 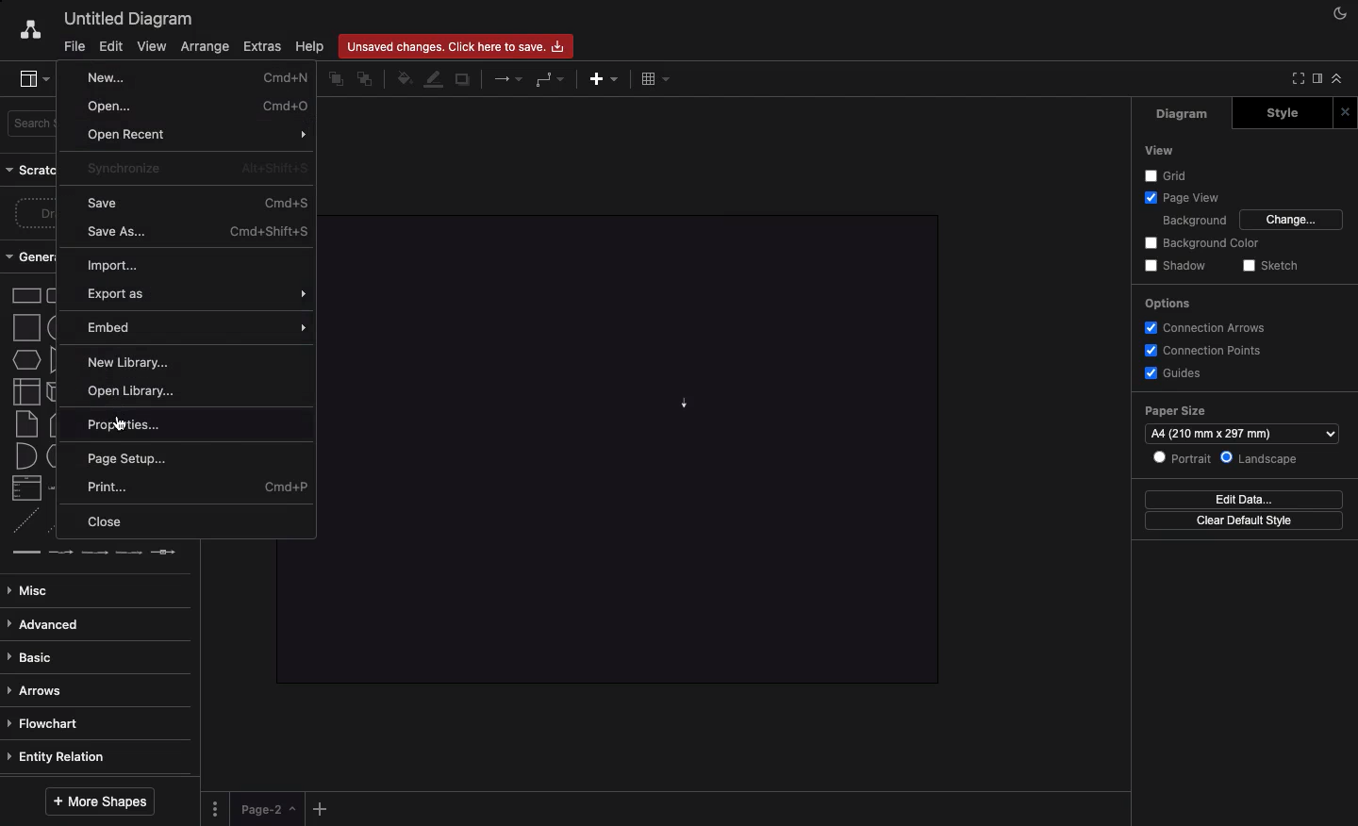 What do you see at coordinates (1193, 219) in the screenshot?
I see `Background` at bounding box center [1193, 219].